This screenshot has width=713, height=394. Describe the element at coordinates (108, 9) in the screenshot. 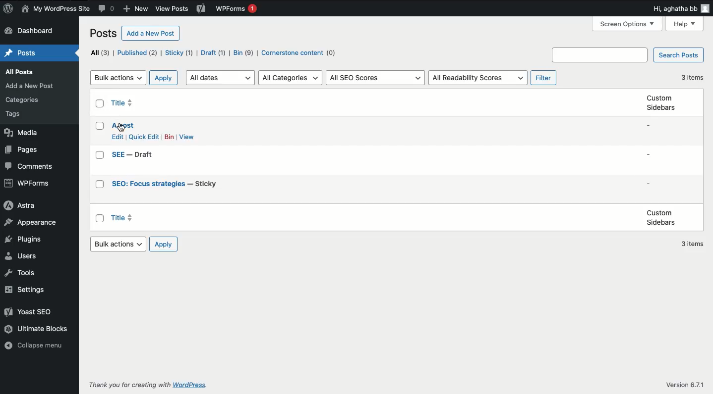

I see `Comments` at that location.